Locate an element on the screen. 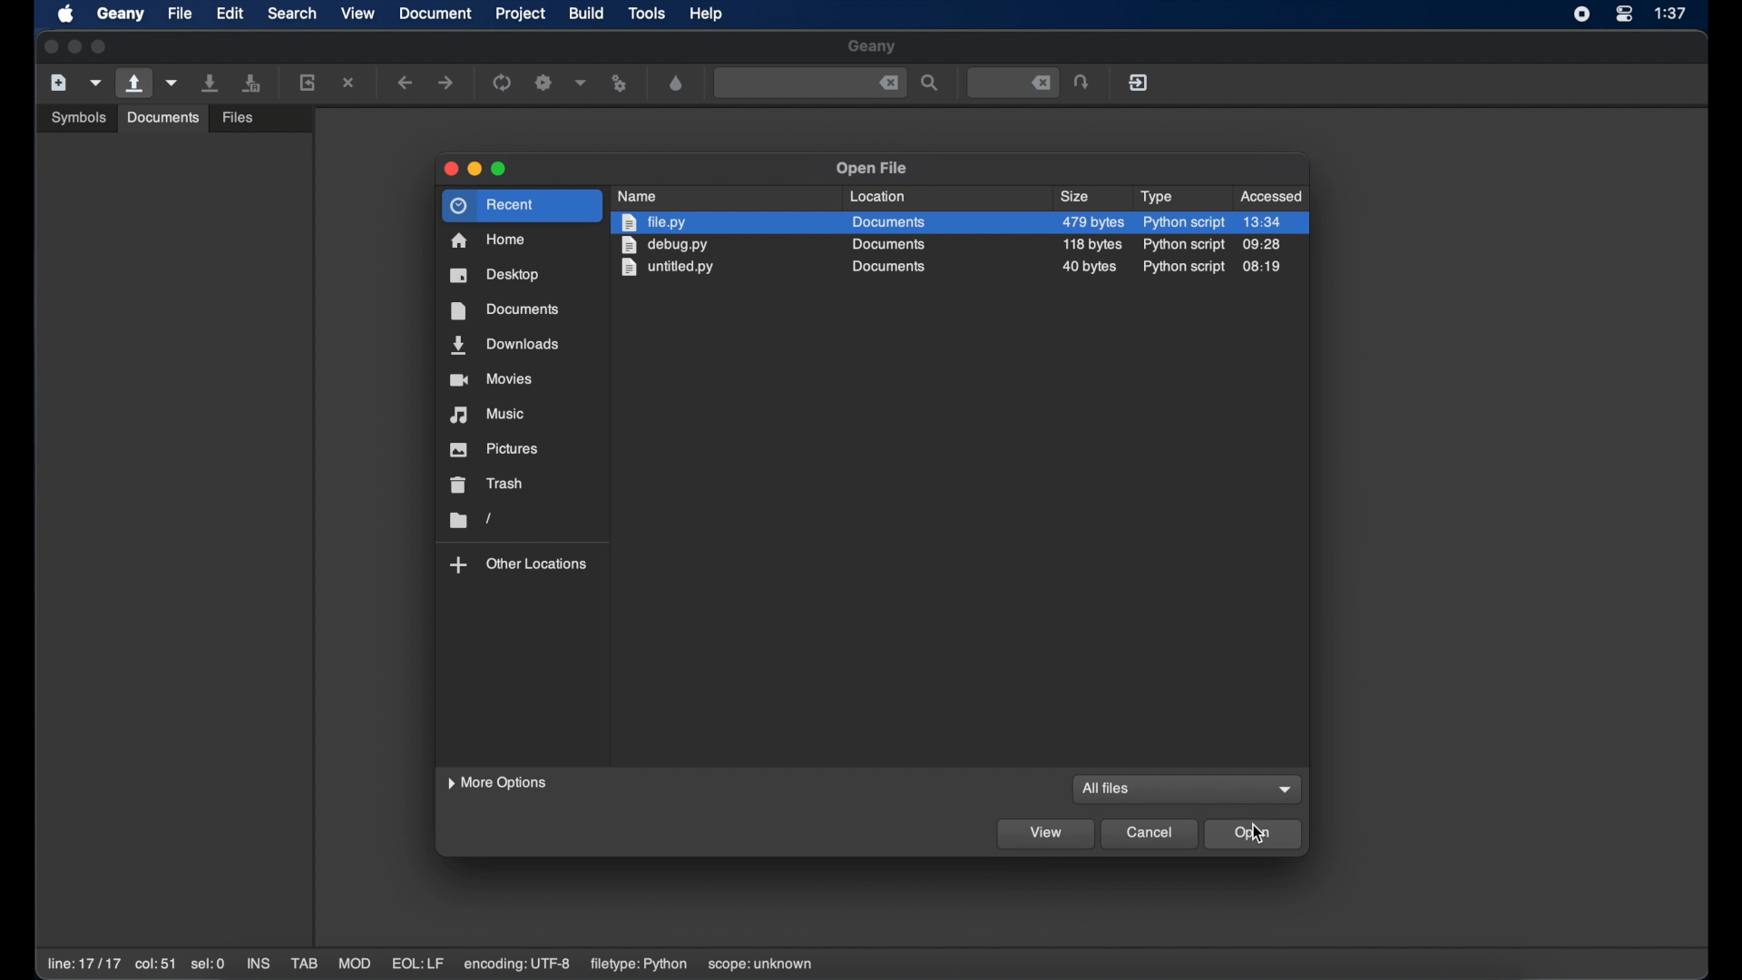 The height and width of the screenshot is (980, 1742). help is located at coordinates (707, 14).